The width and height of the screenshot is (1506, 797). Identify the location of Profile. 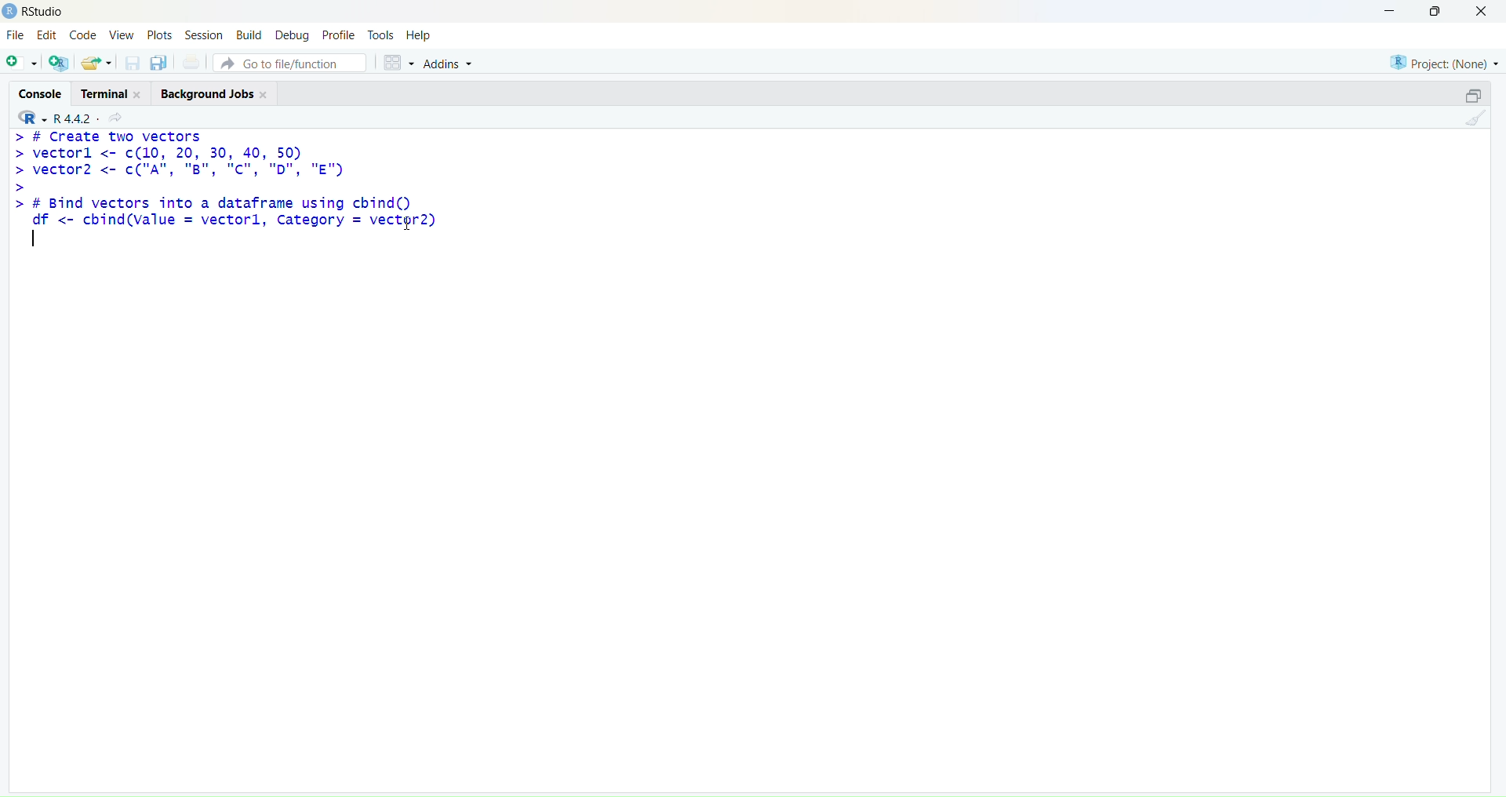
(338, 34).